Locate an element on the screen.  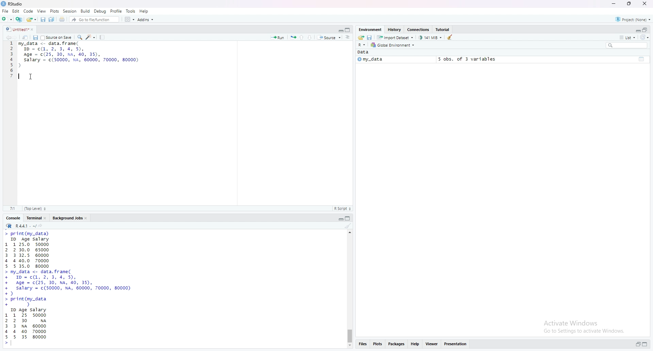
Environment is located at coordinates (371, 29).